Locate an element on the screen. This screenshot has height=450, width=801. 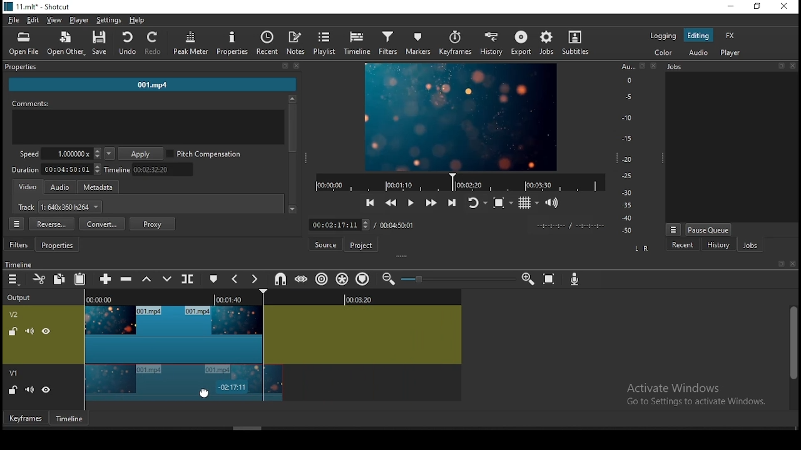
view is located at coordinates (54, 21).